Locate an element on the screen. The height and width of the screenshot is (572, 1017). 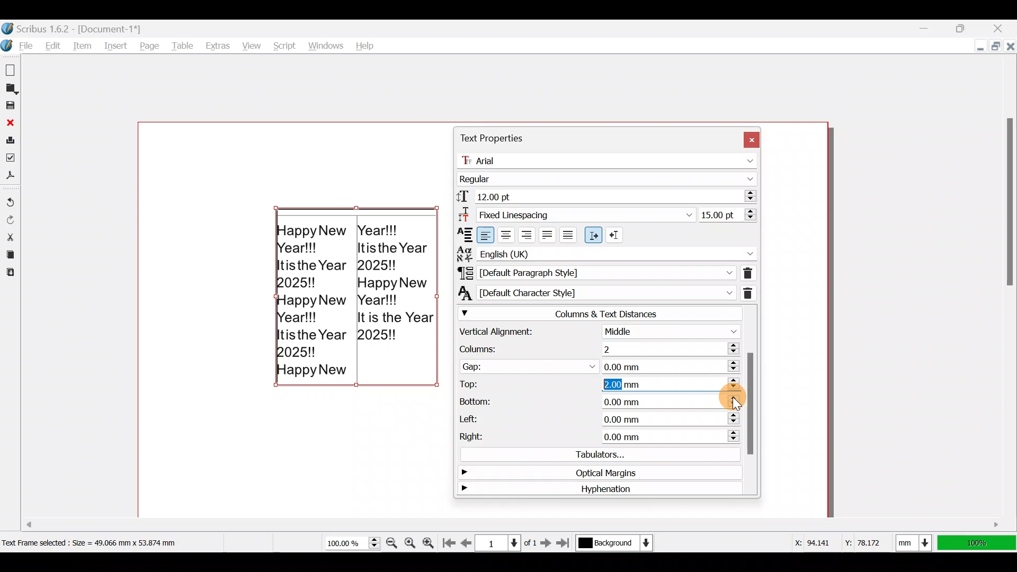
Go to previous page is located at coordinates (467, 541).